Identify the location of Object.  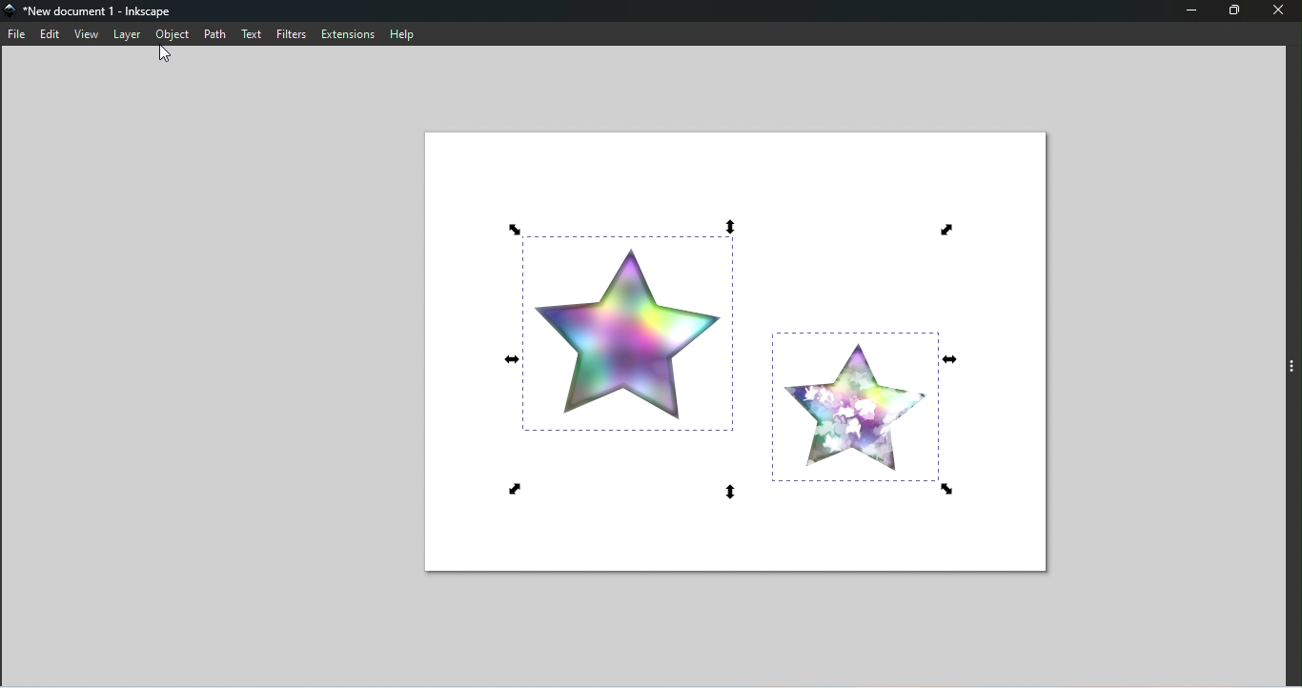
(176, 33).